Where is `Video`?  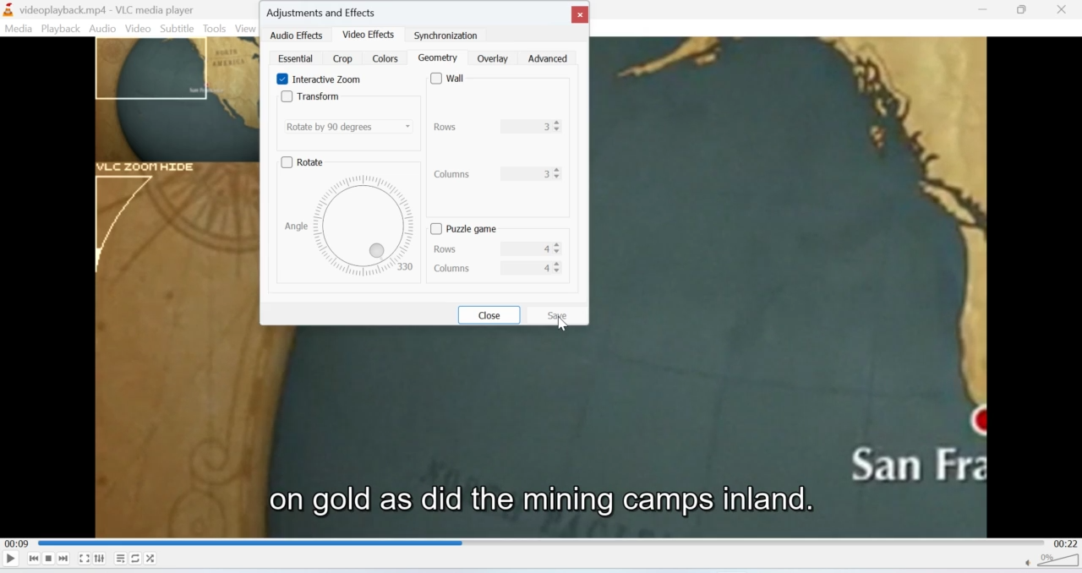
Video is located at coordinates (136, 29).